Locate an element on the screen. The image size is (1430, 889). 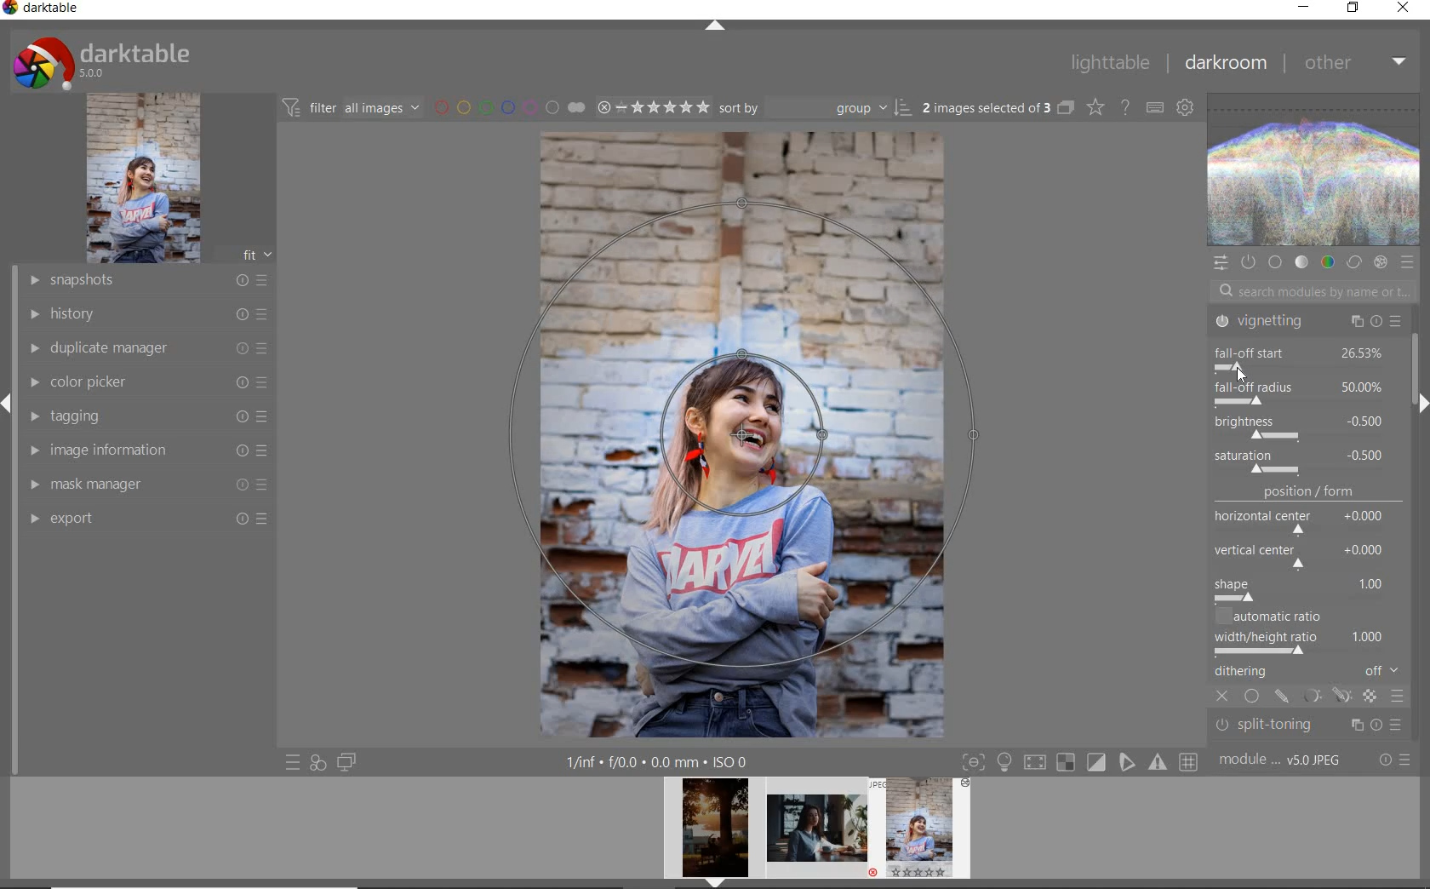
toggle modes is located at coordinates (1080, 760).